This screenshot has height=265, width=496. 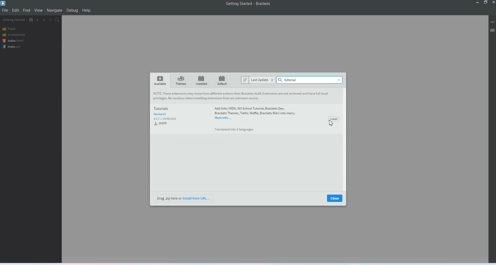 I want to click on Tutorial, so click(x=290, y=80).